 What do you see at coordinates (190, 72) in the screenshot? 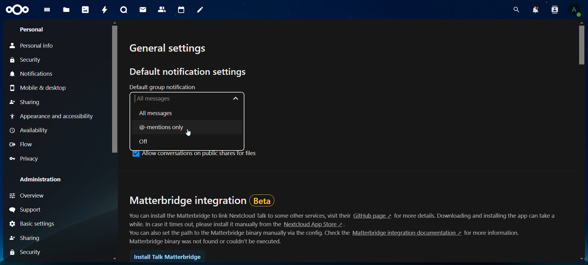
I see `default notification settings` at bounding box center [190, 72].